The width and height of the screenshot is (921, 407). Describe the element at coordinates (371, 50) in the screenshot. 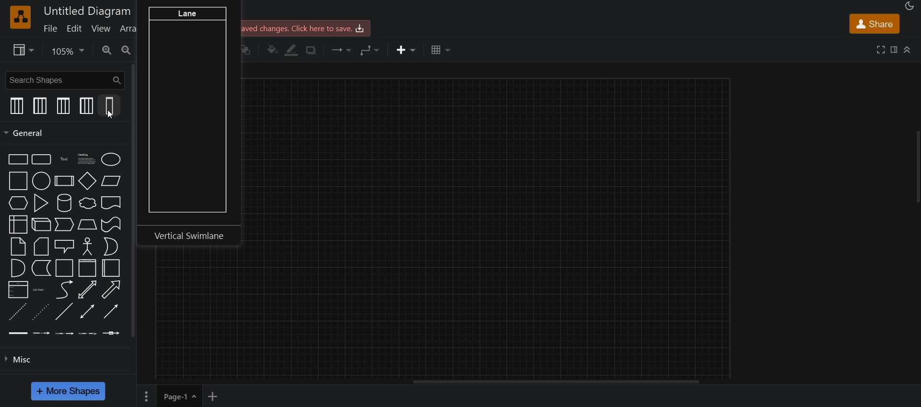

I see `waypoints` at that location.